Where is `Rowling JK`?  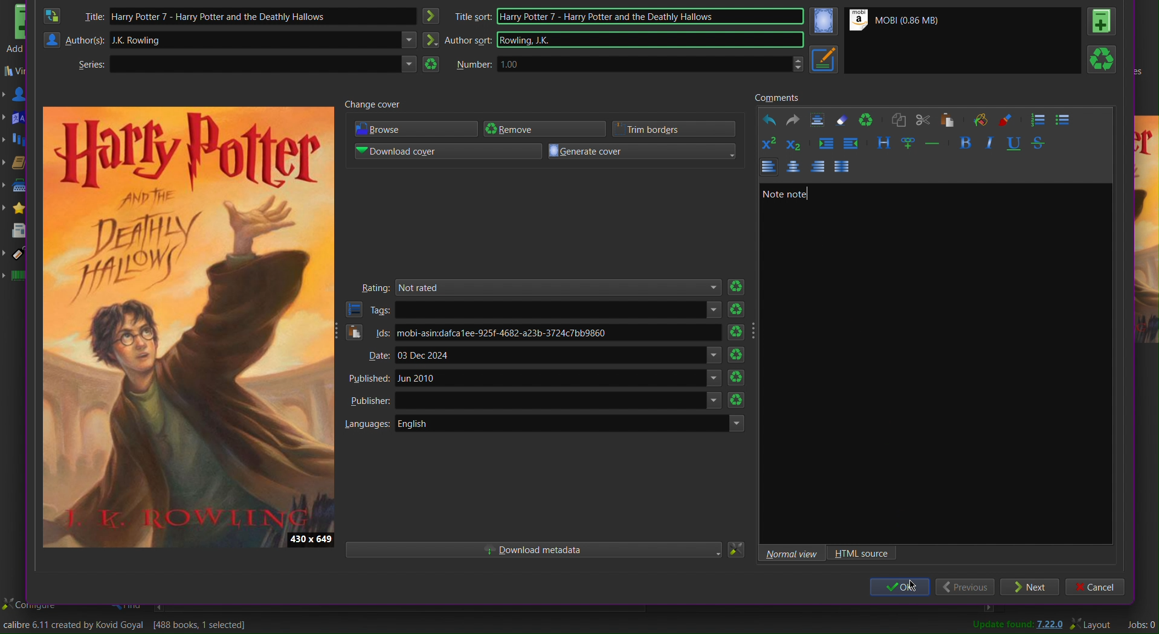 Rowling JK is located at coordinates (652, 39).